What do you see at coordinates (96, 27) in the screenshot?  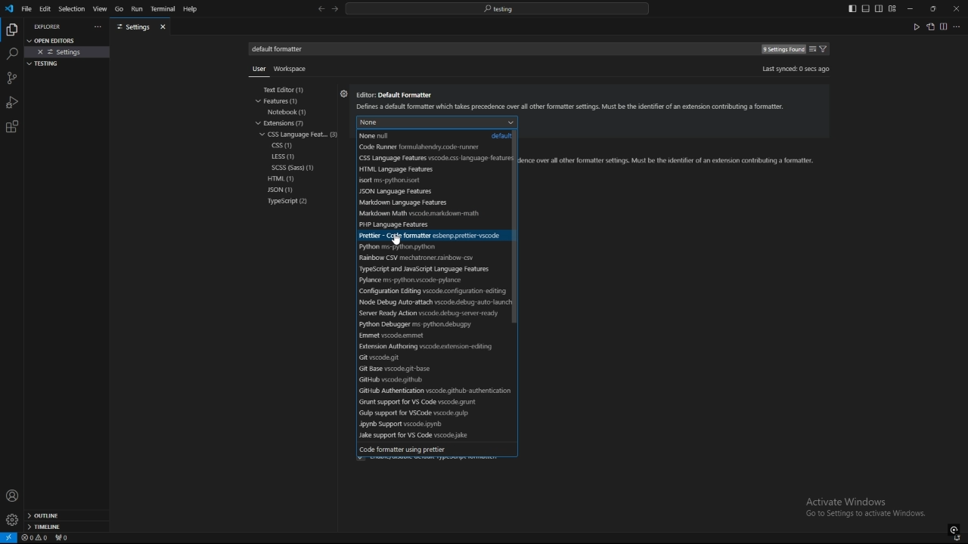 I see `more actions` at bounding box center [96, 27].